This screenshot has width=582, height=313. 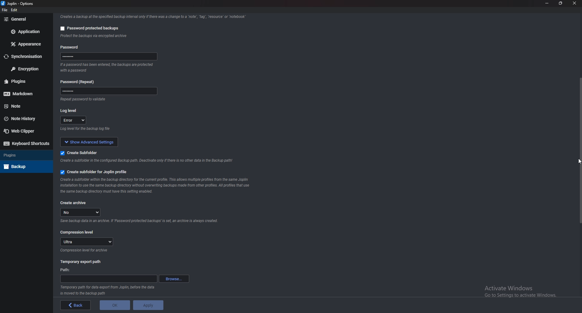 I want to click on activate windows, so click(x=525, y=290).